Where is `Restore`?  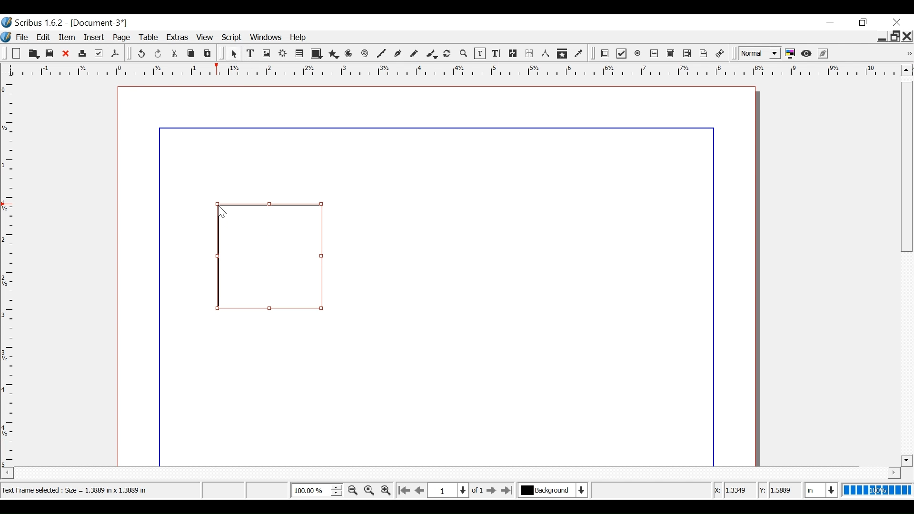
Restore is located at coordinates (895, 35).